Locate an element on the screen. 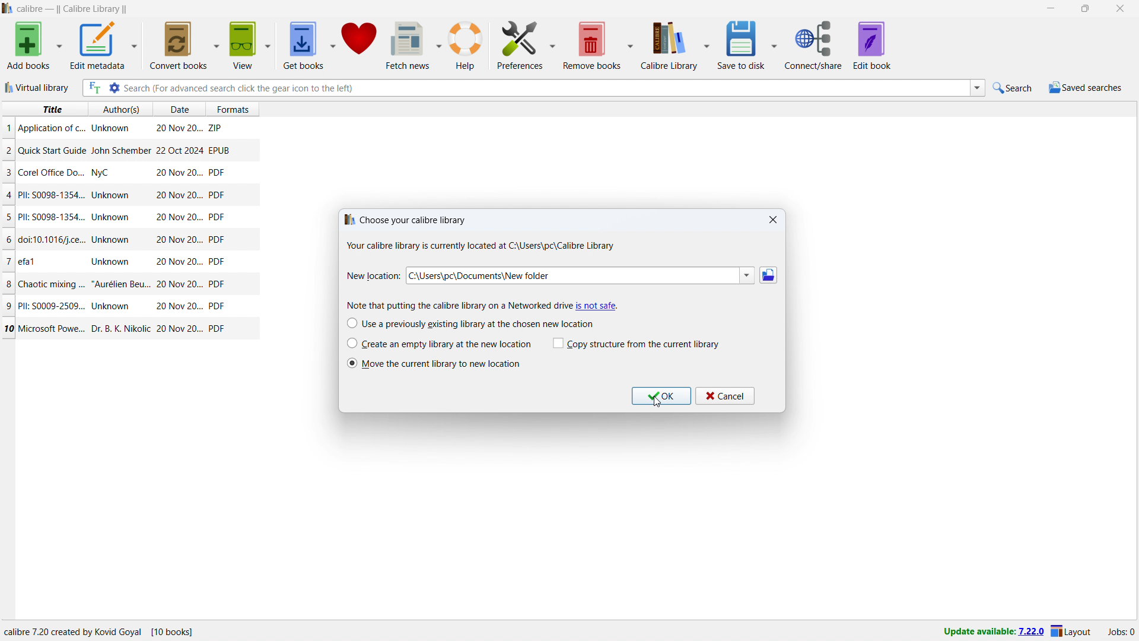 The height and width of the screenshot is (641, 1139). location selected is located at coordinates (568, 277).